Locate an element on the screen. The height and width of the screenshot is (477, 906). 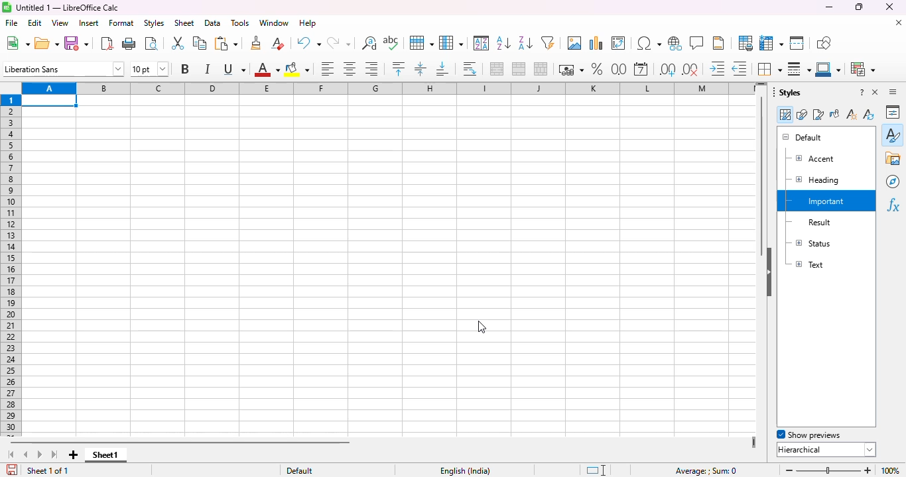
vertical scroll bar is located at coordinates (762, 176).